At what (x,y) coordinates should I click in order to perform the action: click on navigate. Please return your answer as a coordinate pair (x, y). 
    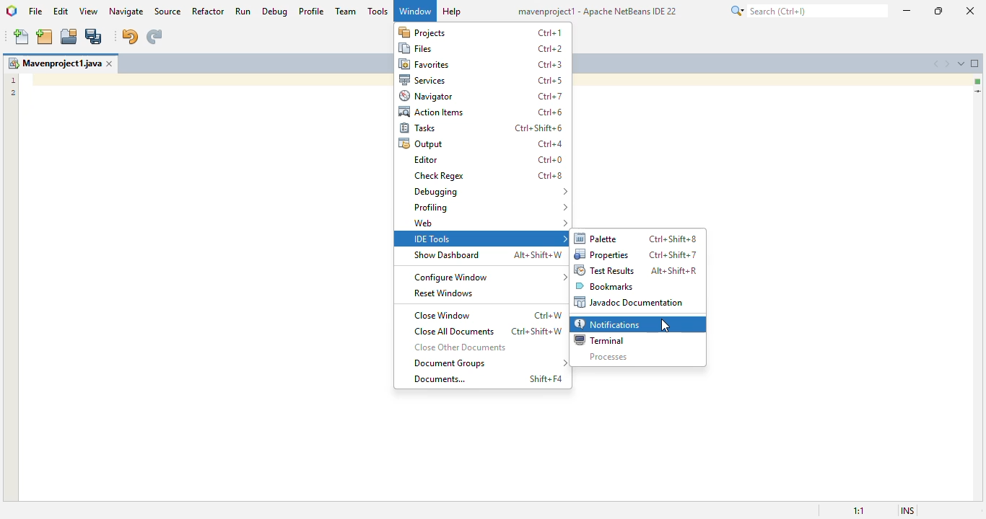
    Looking at the image, I should click on (128, 11).